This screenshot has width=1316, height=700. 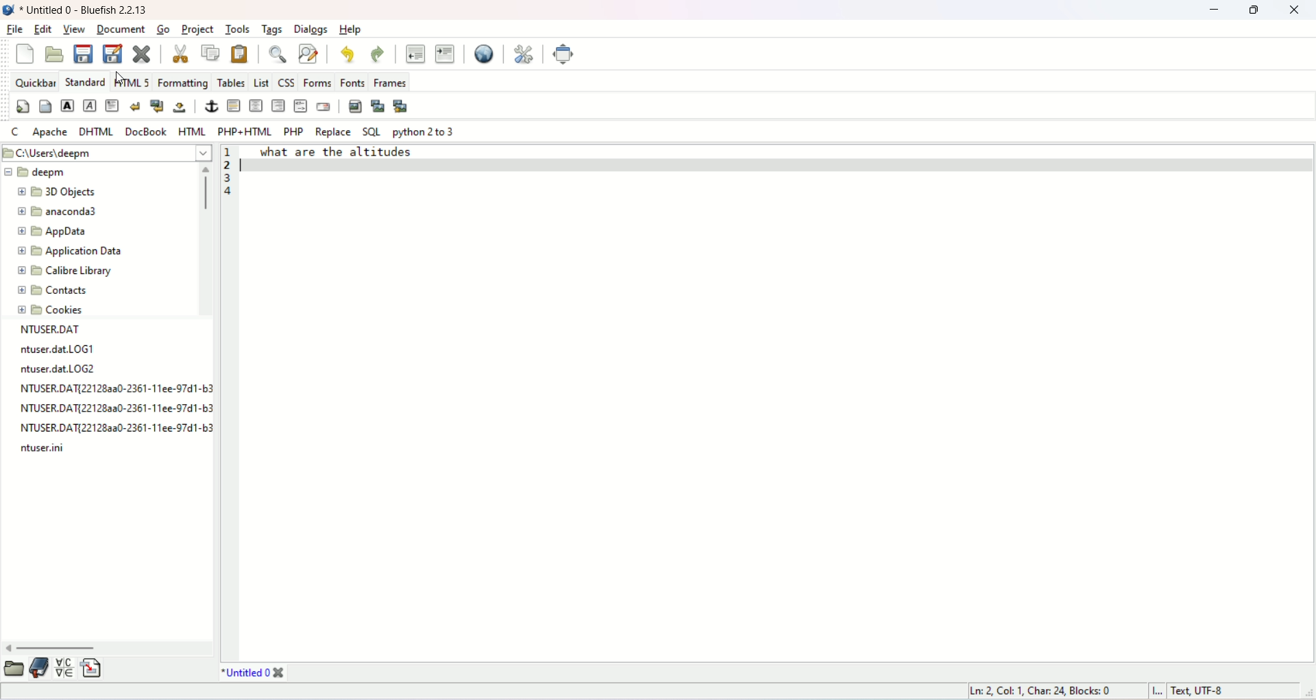 I want to click on CSS, so click(x=286, y=81).